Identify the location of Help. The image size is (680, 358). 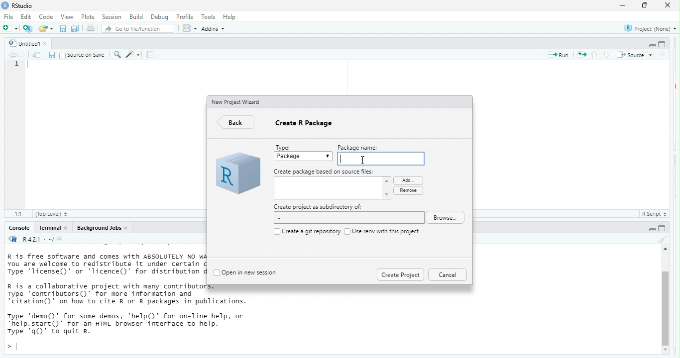
(230, 16).